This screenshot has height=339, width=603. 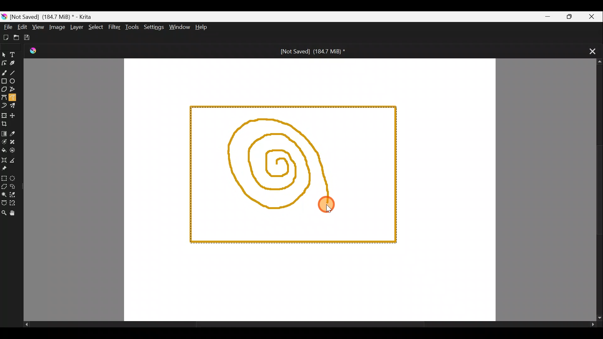 I want to click on Krita Logo, so click(x=32, y=49).